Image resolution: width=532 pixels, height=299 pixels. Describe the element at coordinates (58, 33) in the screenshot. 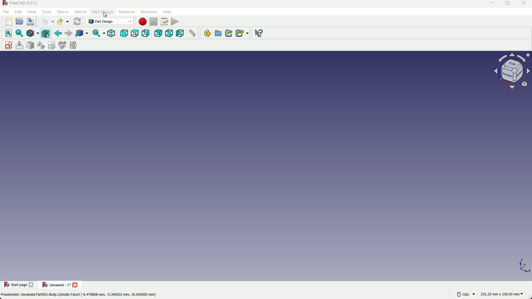

I see `back` at that location.